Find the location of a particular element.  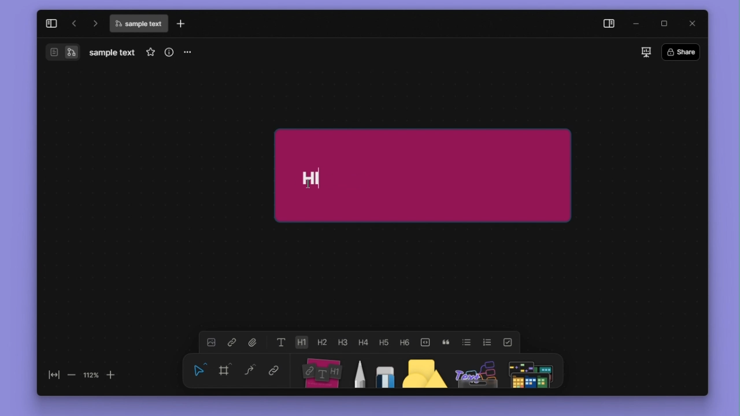

image is located at coordinates (211, 342).